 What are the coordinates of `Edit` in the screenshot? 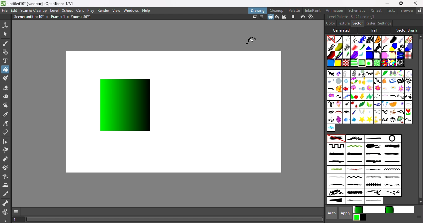 It's located at (13, 11).